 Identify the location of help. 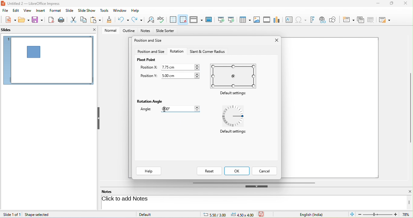
(136, 10).